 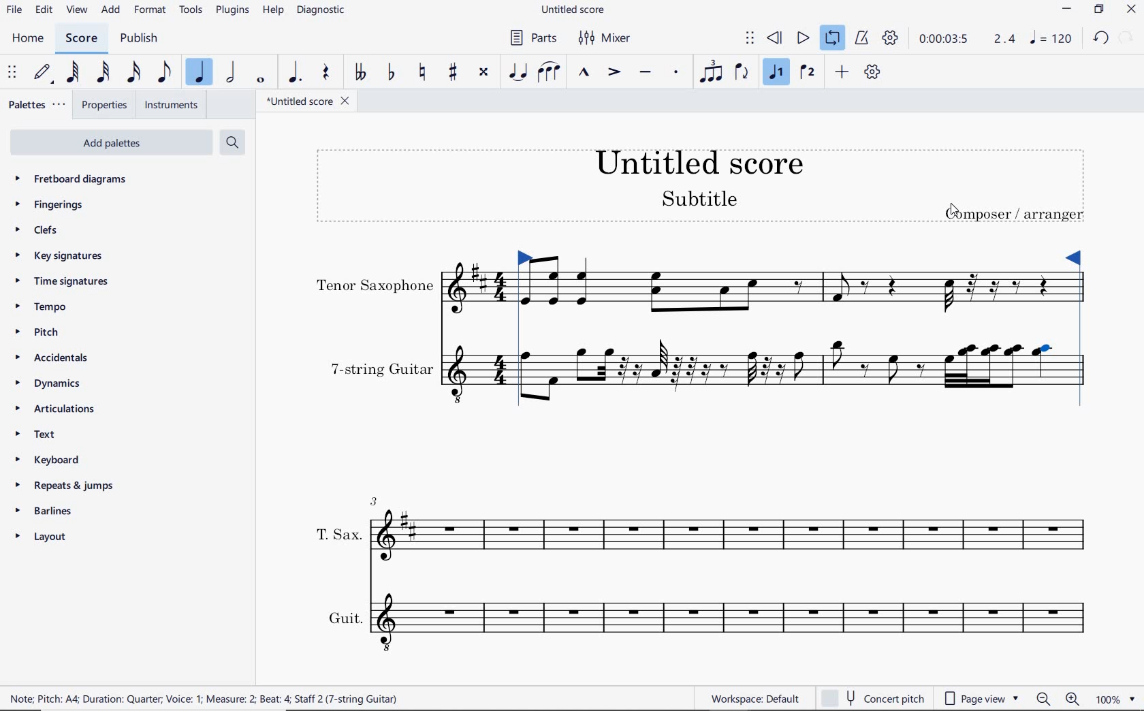 I want to click on DIAGNOSTIC, so click(x=323, y=10).